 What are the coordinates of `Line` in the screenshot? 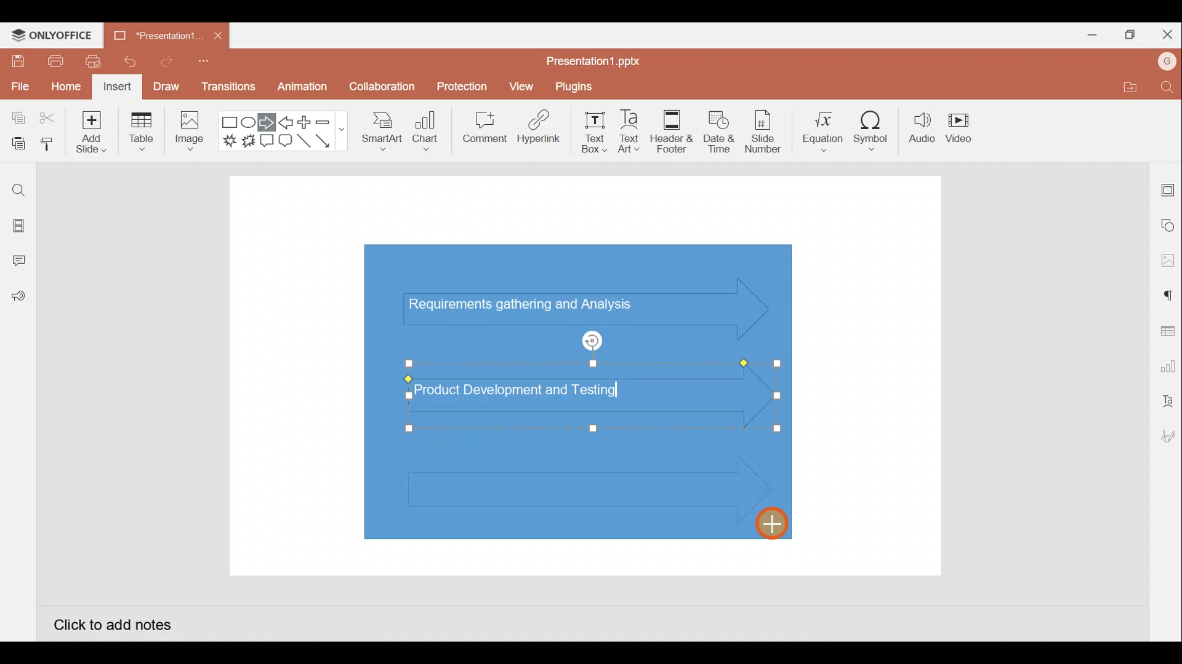 It's located at (305, 144).